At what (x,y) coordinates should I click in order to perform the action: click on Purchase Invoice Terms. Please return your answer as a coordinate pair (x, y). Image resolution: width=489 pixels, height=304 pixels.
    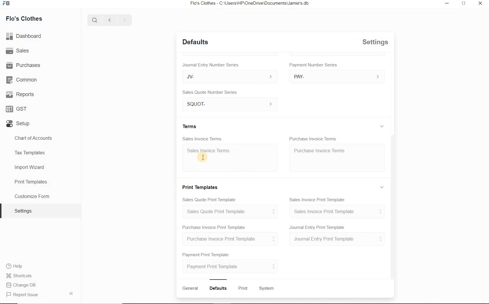
    Looking at the image, I should click on (319, 150).